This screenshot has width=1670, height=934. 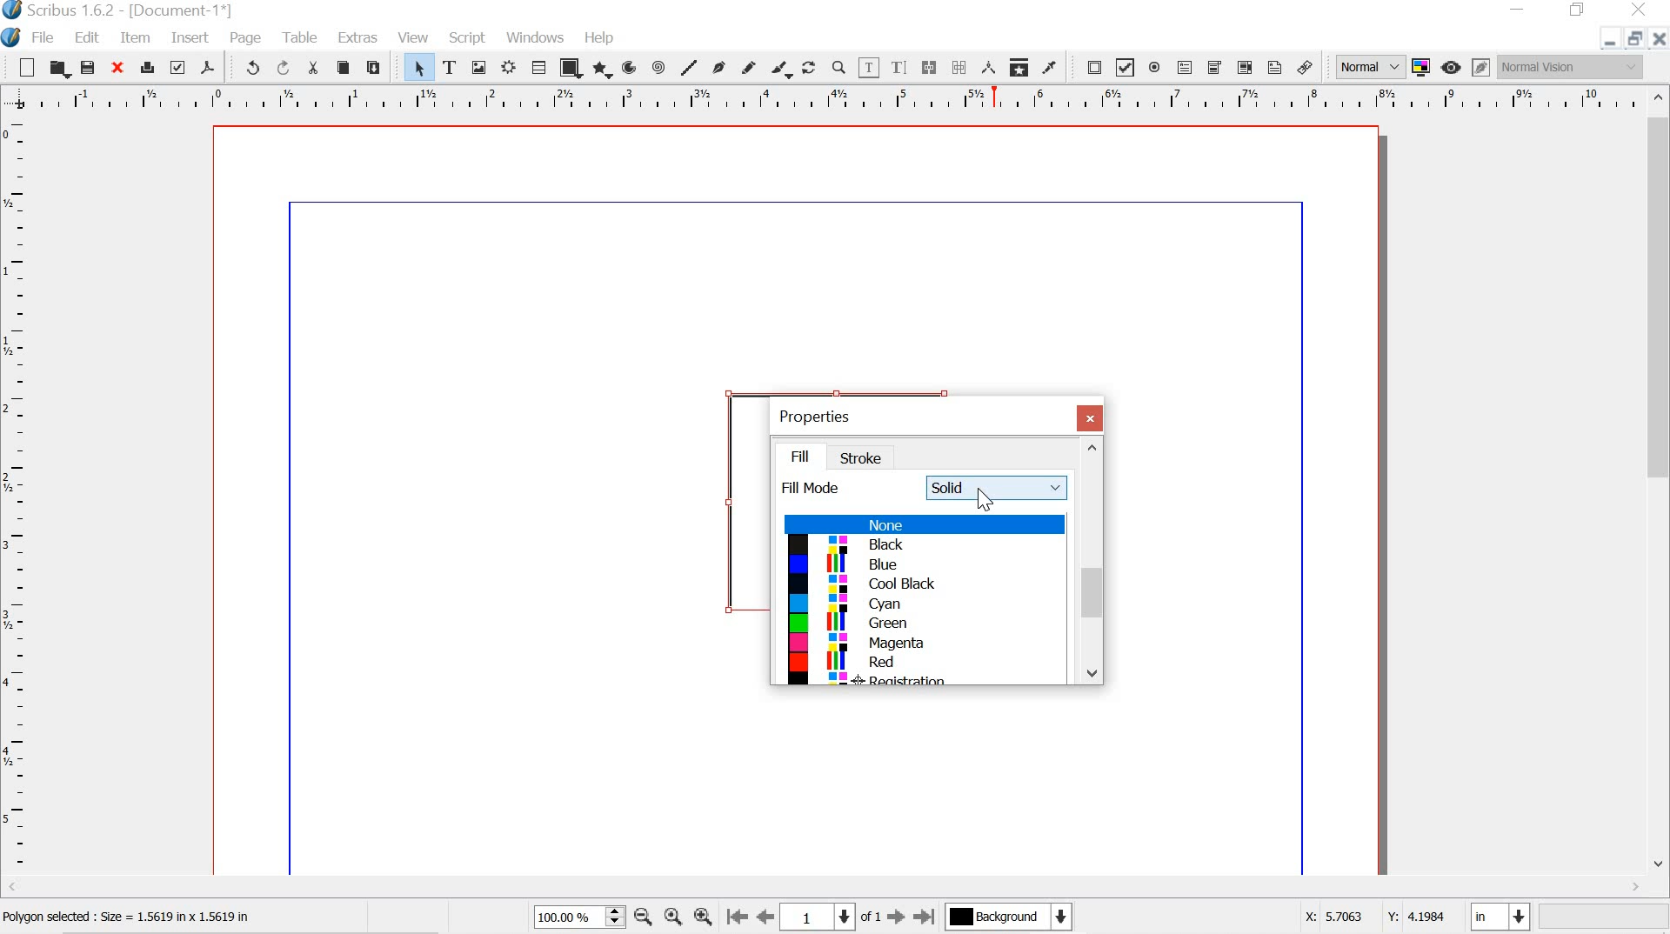 What do you see at coordinates (90, 37) in the screenshot?
I see `edit` at bounding box center [90, 37].